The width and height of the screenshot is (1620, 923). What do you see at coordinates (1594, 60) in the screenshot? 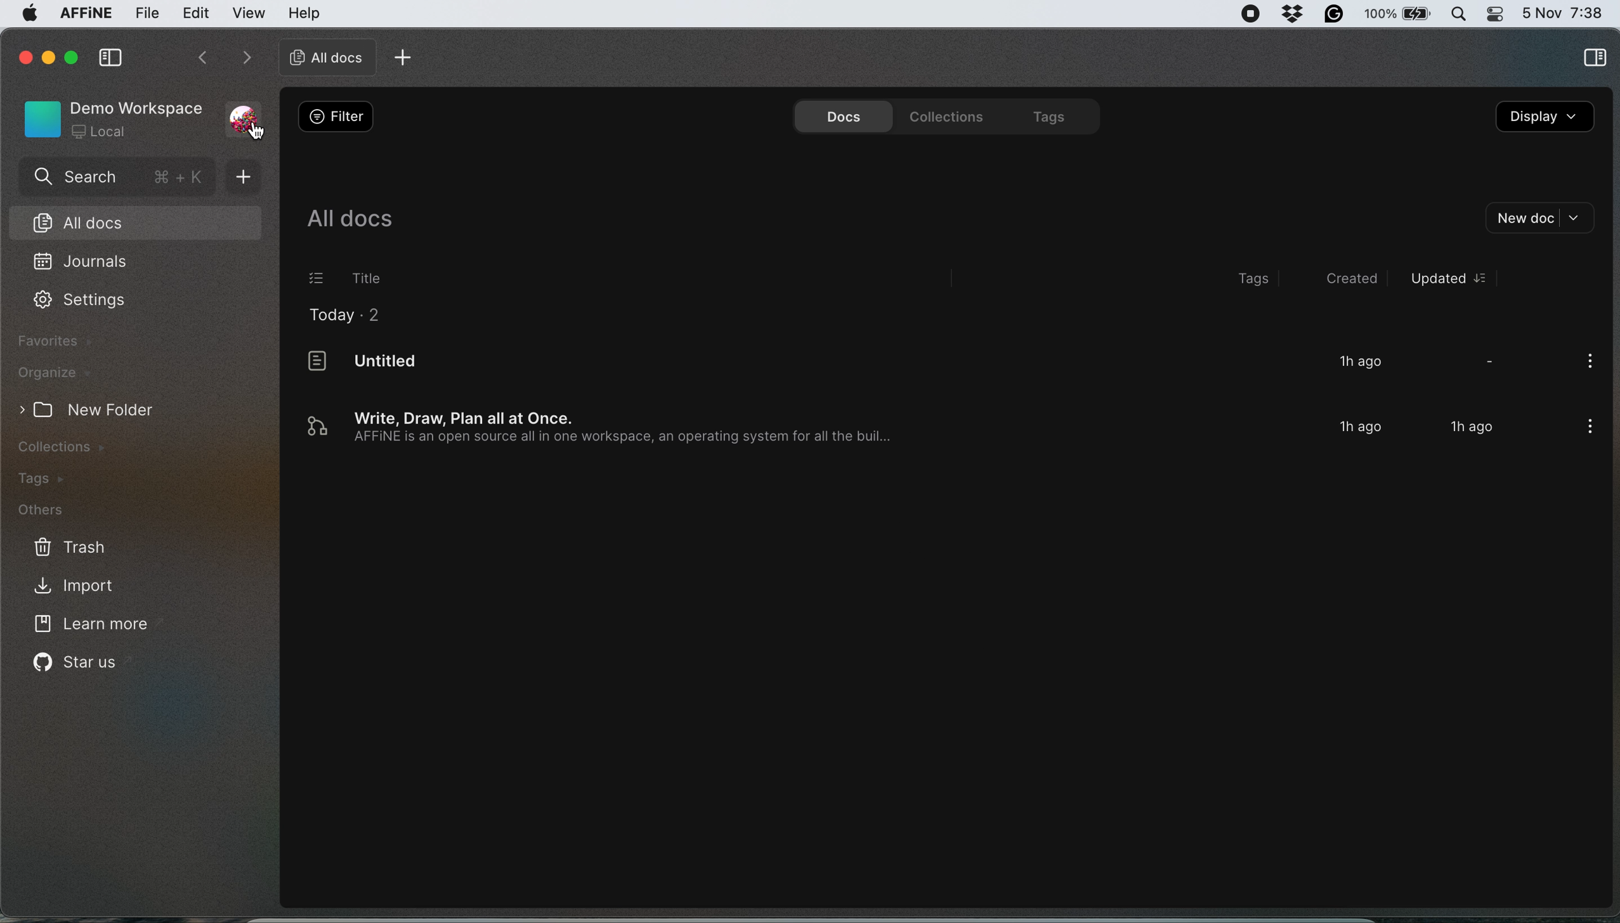
I see `sidebar` at bounding box center [1594, 60].